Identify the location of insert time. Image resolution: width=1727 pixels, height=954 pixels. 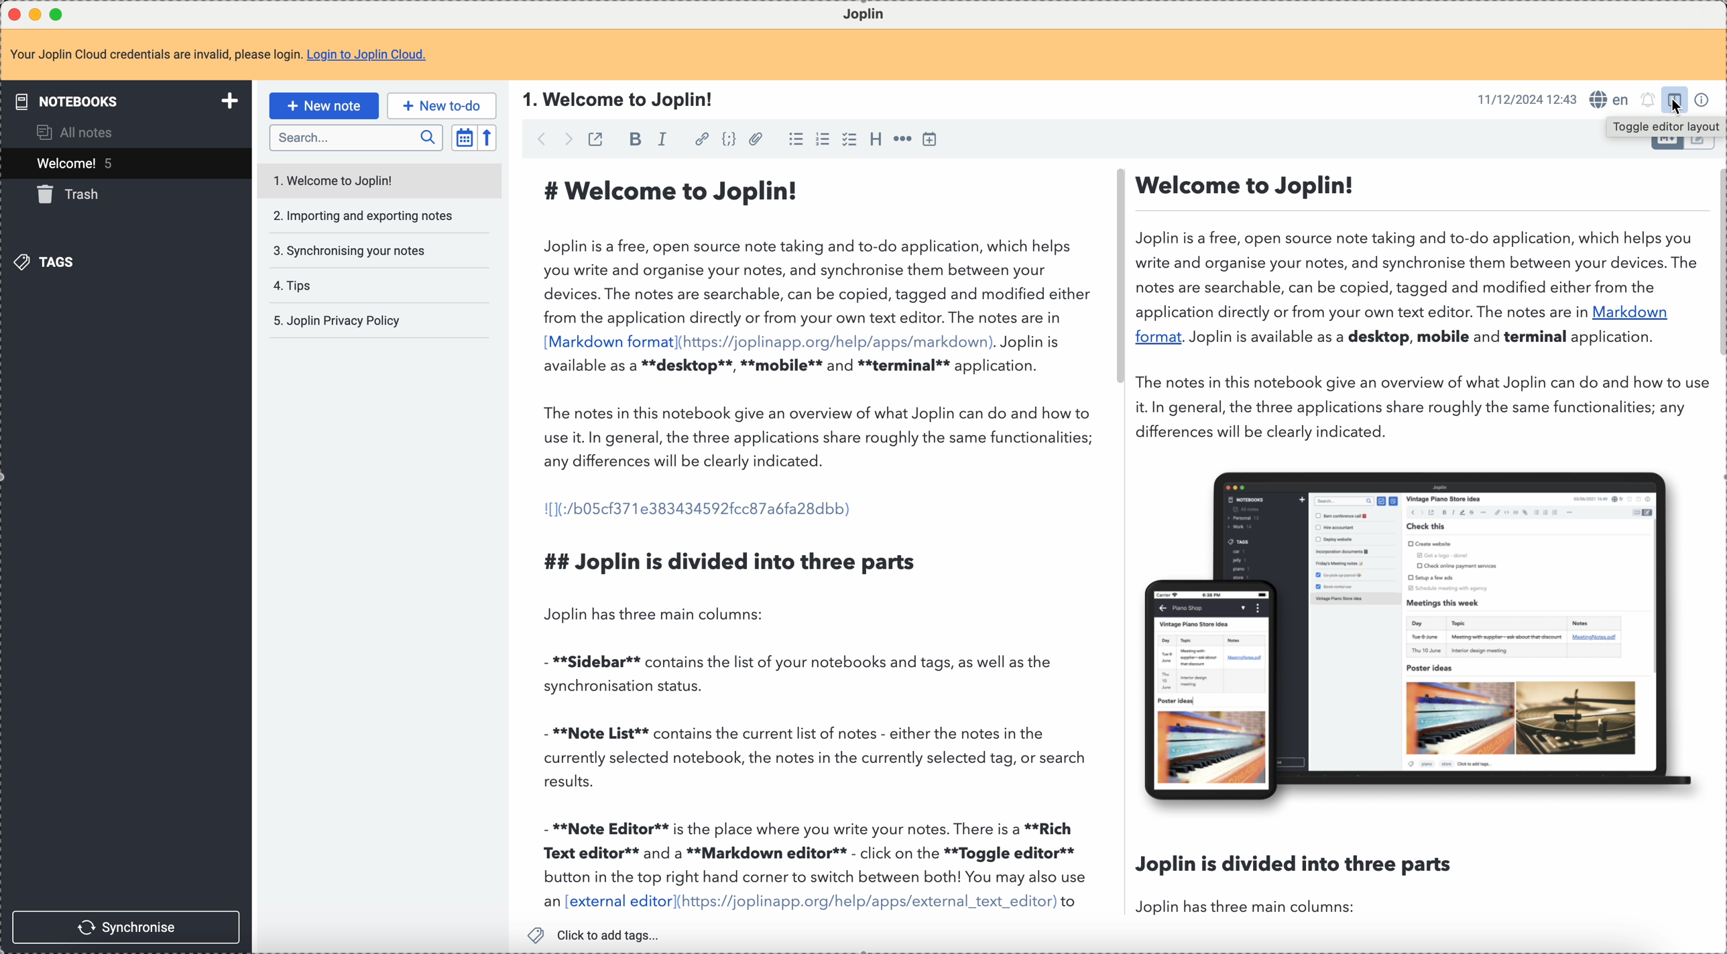
(929, 139).